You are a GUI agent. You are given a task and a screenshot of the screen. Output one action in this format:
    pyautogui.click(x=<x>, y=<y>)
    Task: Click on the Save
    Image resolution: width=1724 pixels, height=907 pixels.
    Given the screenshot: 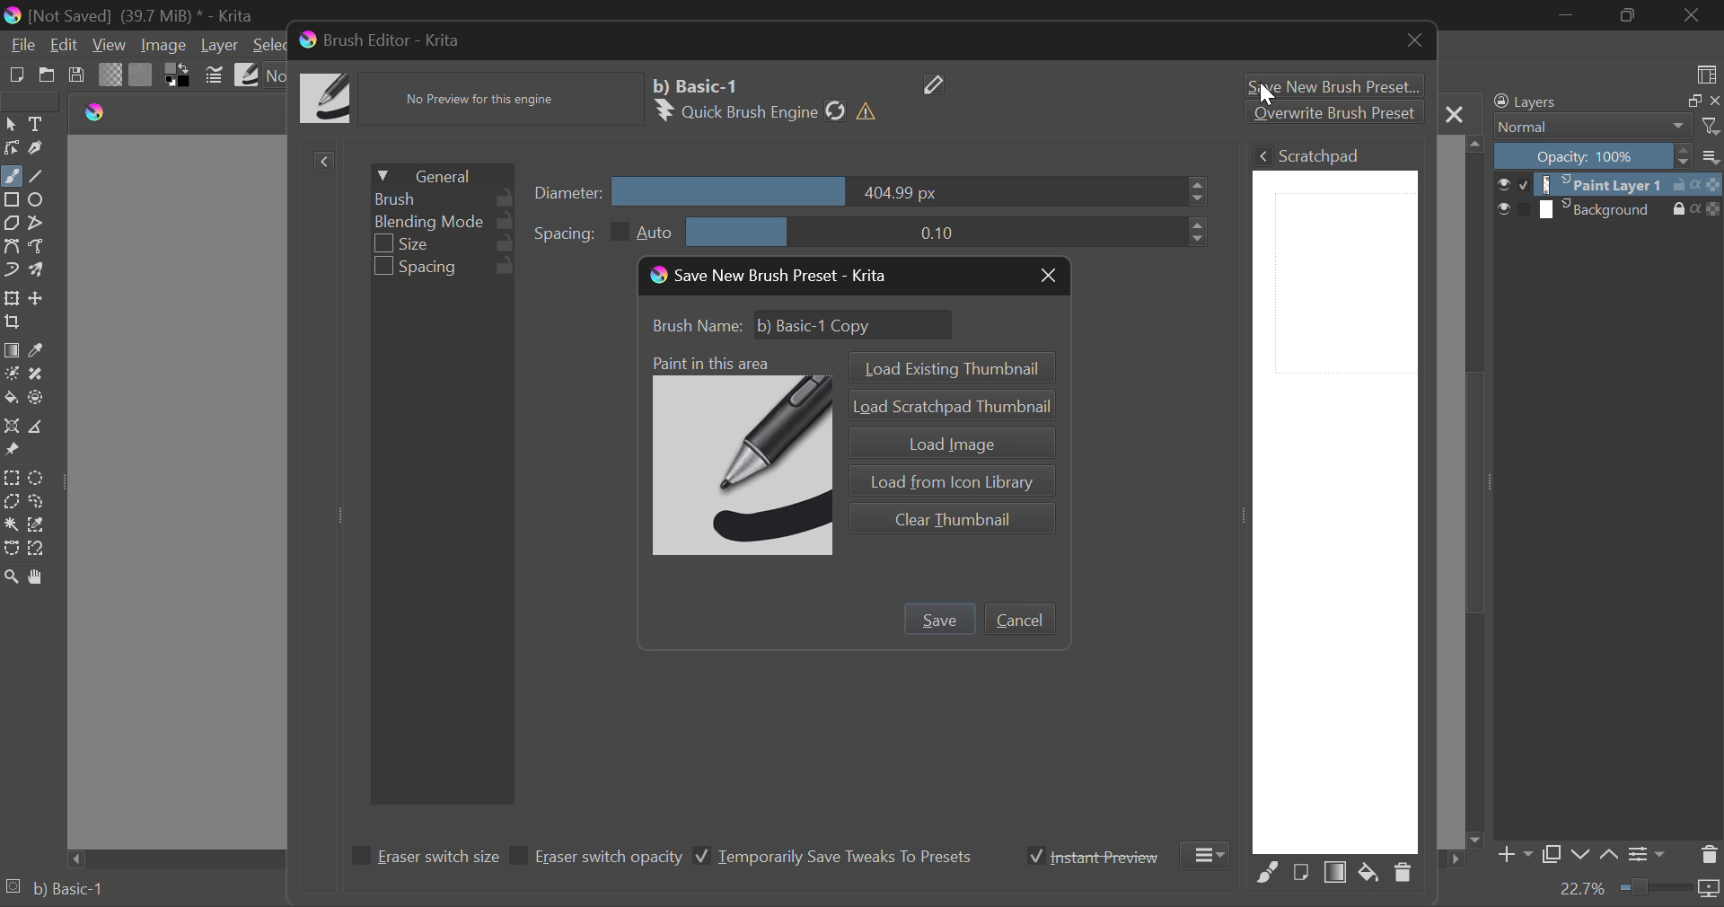 What is the action you would take?
    pyautogui.click(x=77, y=75)
    